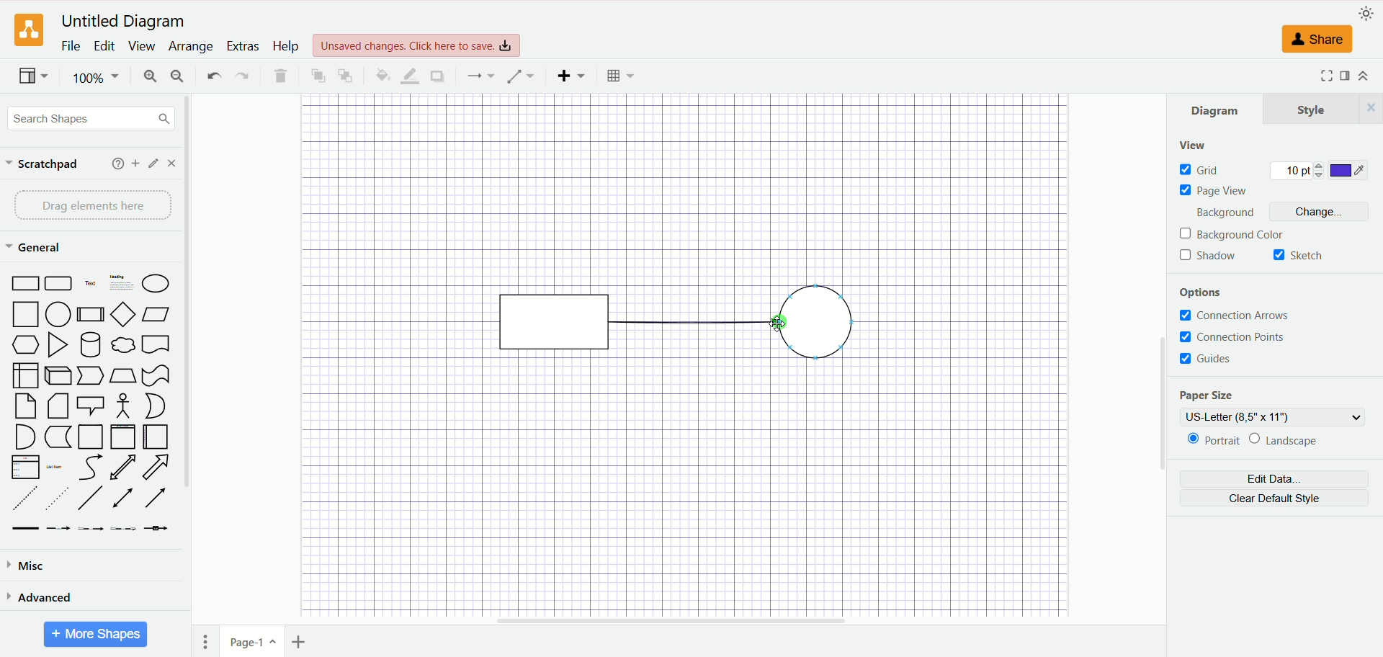 This screenshot has width=1383, height=657. Describe the element at coordinates (125, 532) in the screenshot. I see `Connector with 3 Labels` at that location.